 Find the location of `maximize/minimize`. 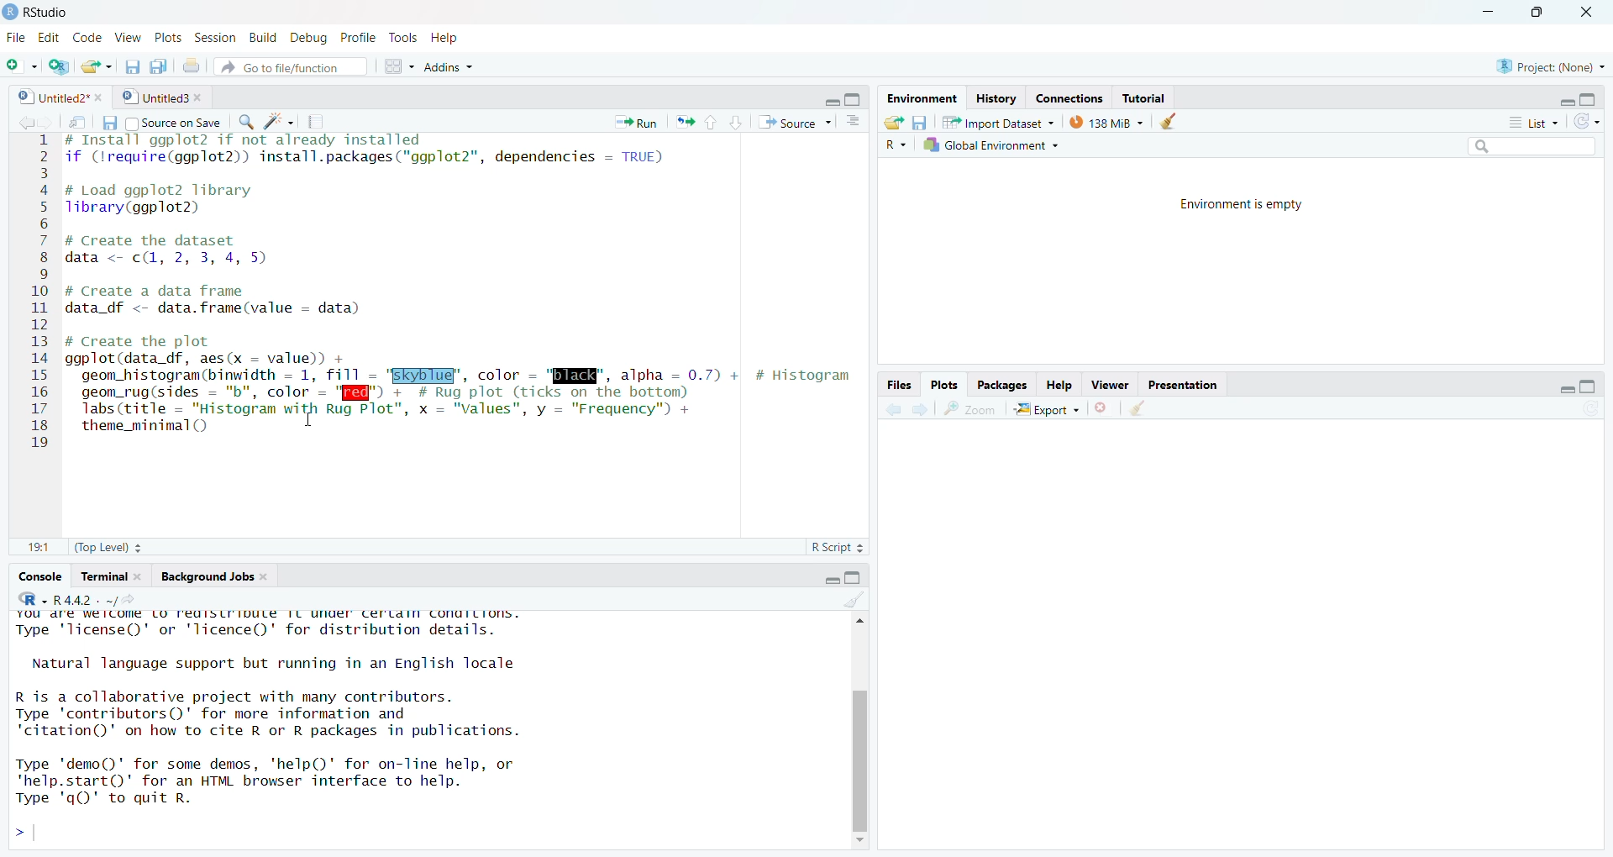

maximize/minimize is located at coordinates (1570, 384).